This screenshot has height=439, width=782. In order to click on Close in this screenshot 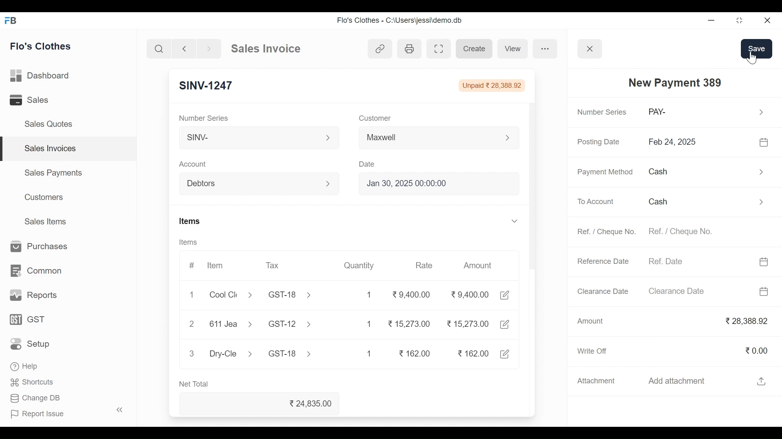, I will do `click(766, 21)`.